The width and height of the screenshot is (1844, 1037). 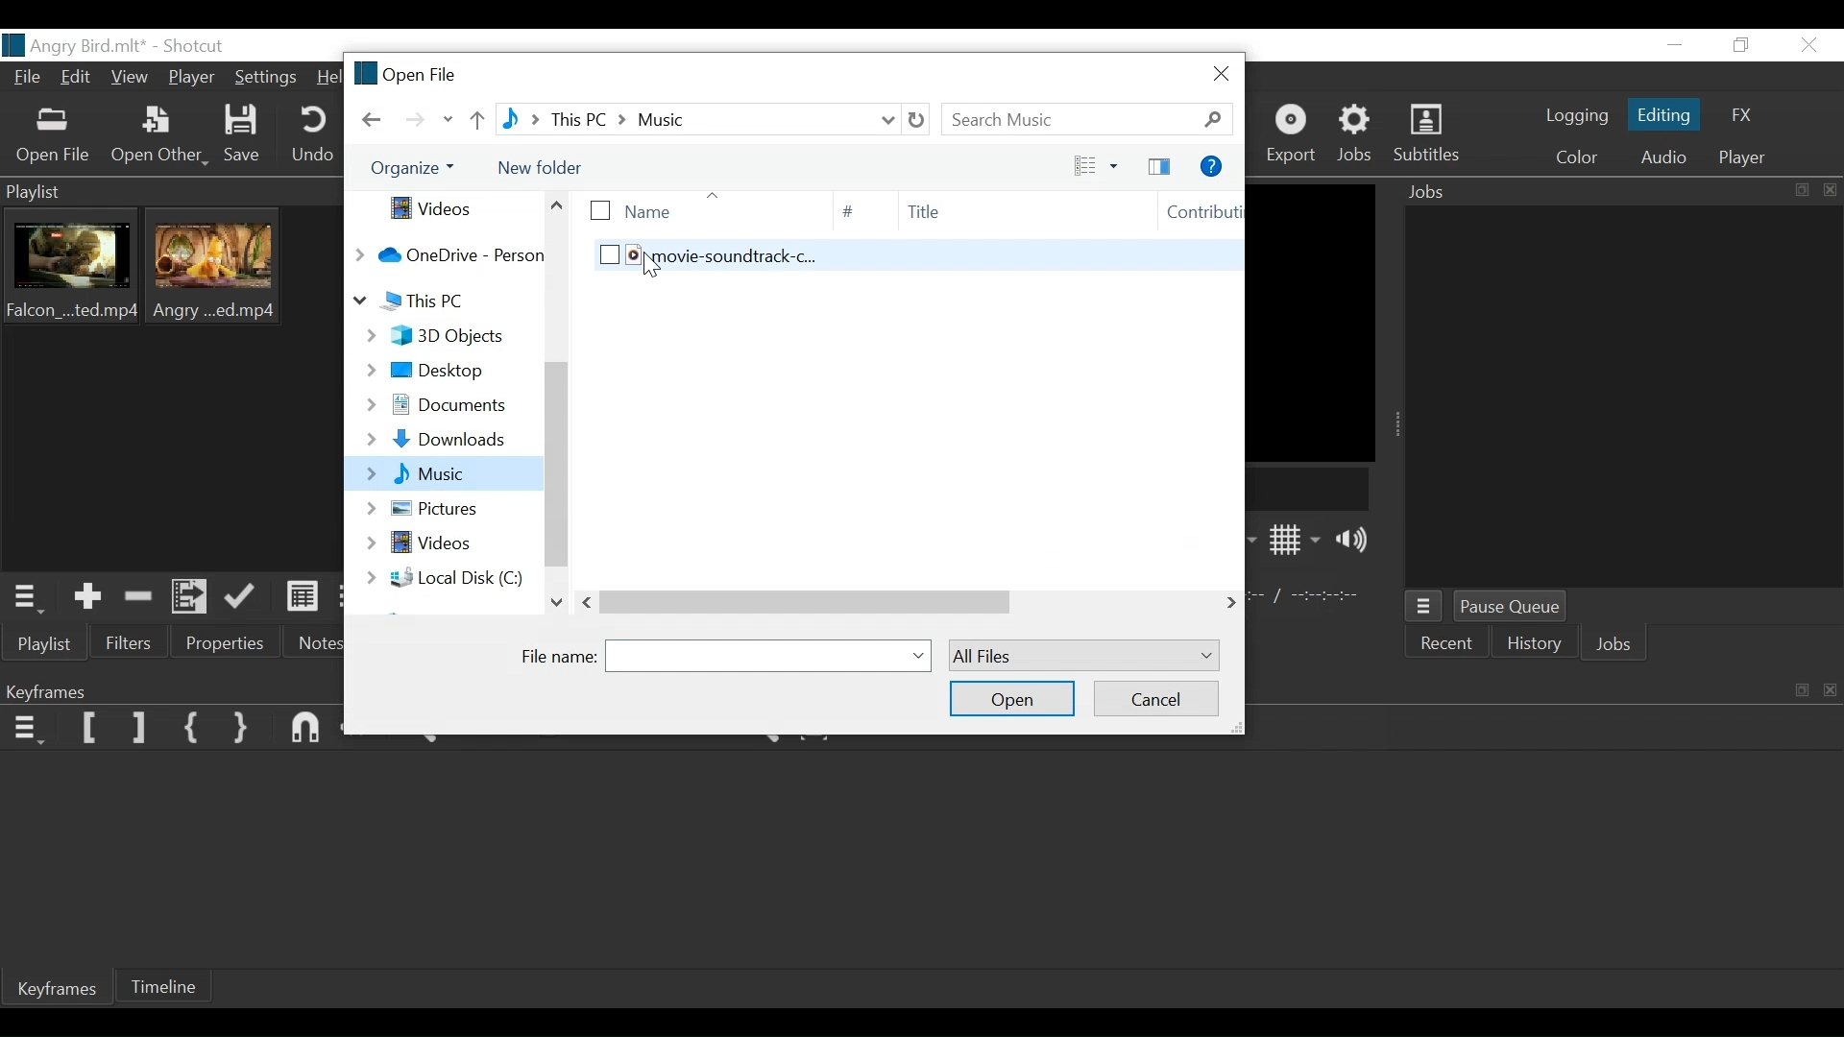 What do you see at coordinates (174, 984) in the screenshot?
I see `Timeline` at bounding box center [174, 984].